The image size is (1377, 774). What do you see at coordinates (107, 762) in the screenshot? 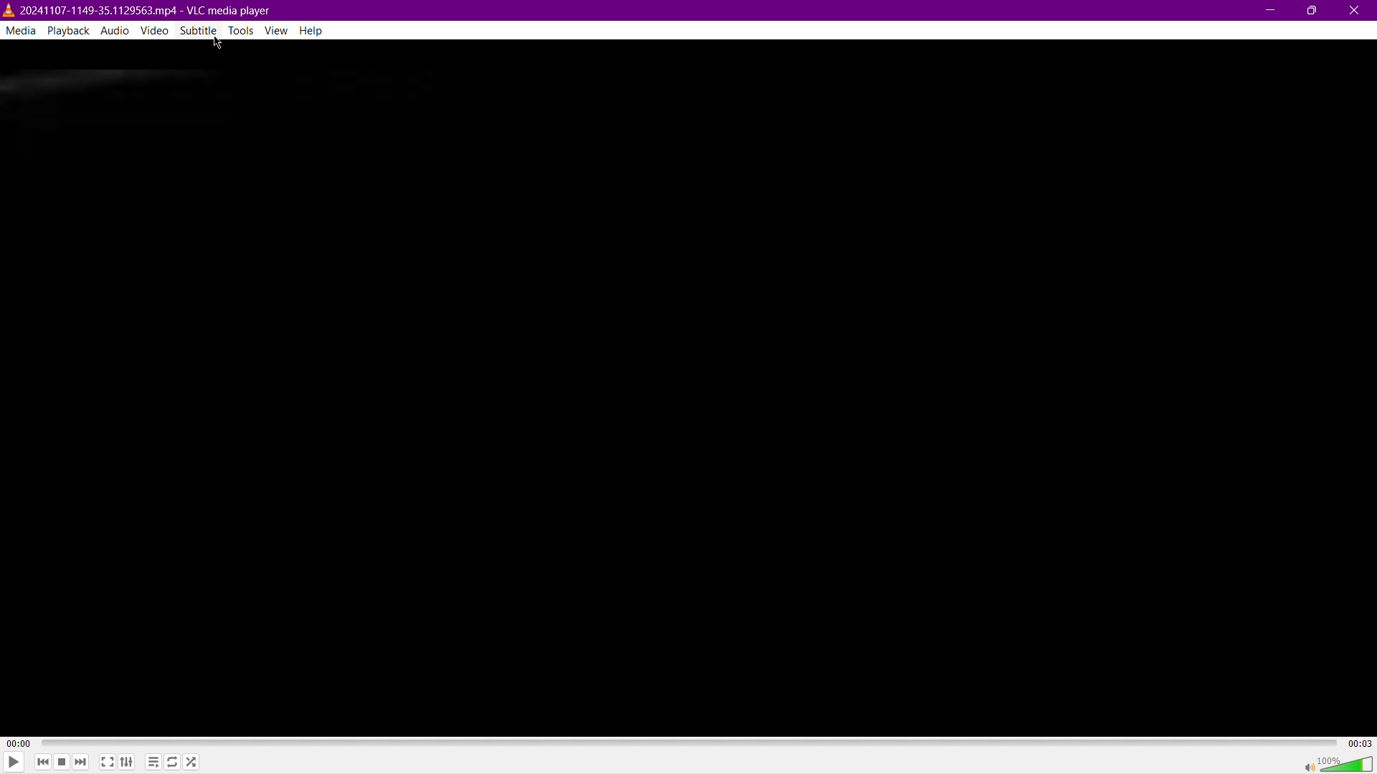
I see `Fullscreen` at bounding box center [107, 762].